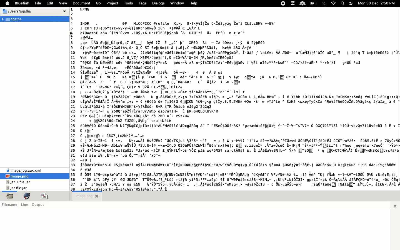 This screenshot has height=250, width=400. What do you see at coordinates (194, 3) in the screenshot?
I see `help` at bounding box center [194, 3].